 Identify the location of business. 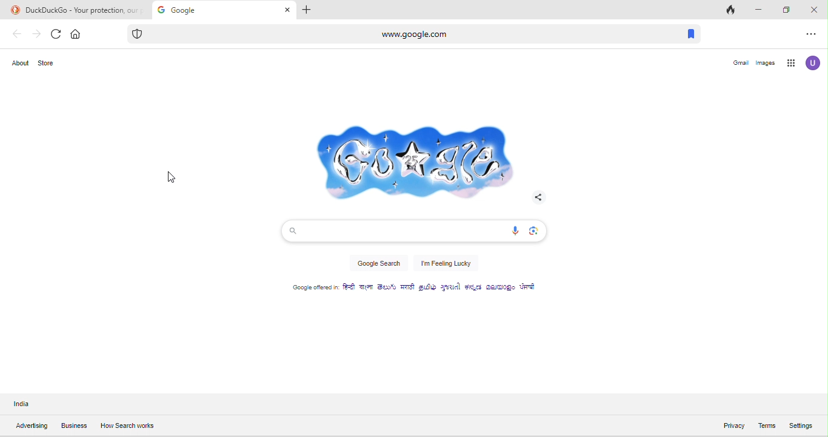
(74, 427).